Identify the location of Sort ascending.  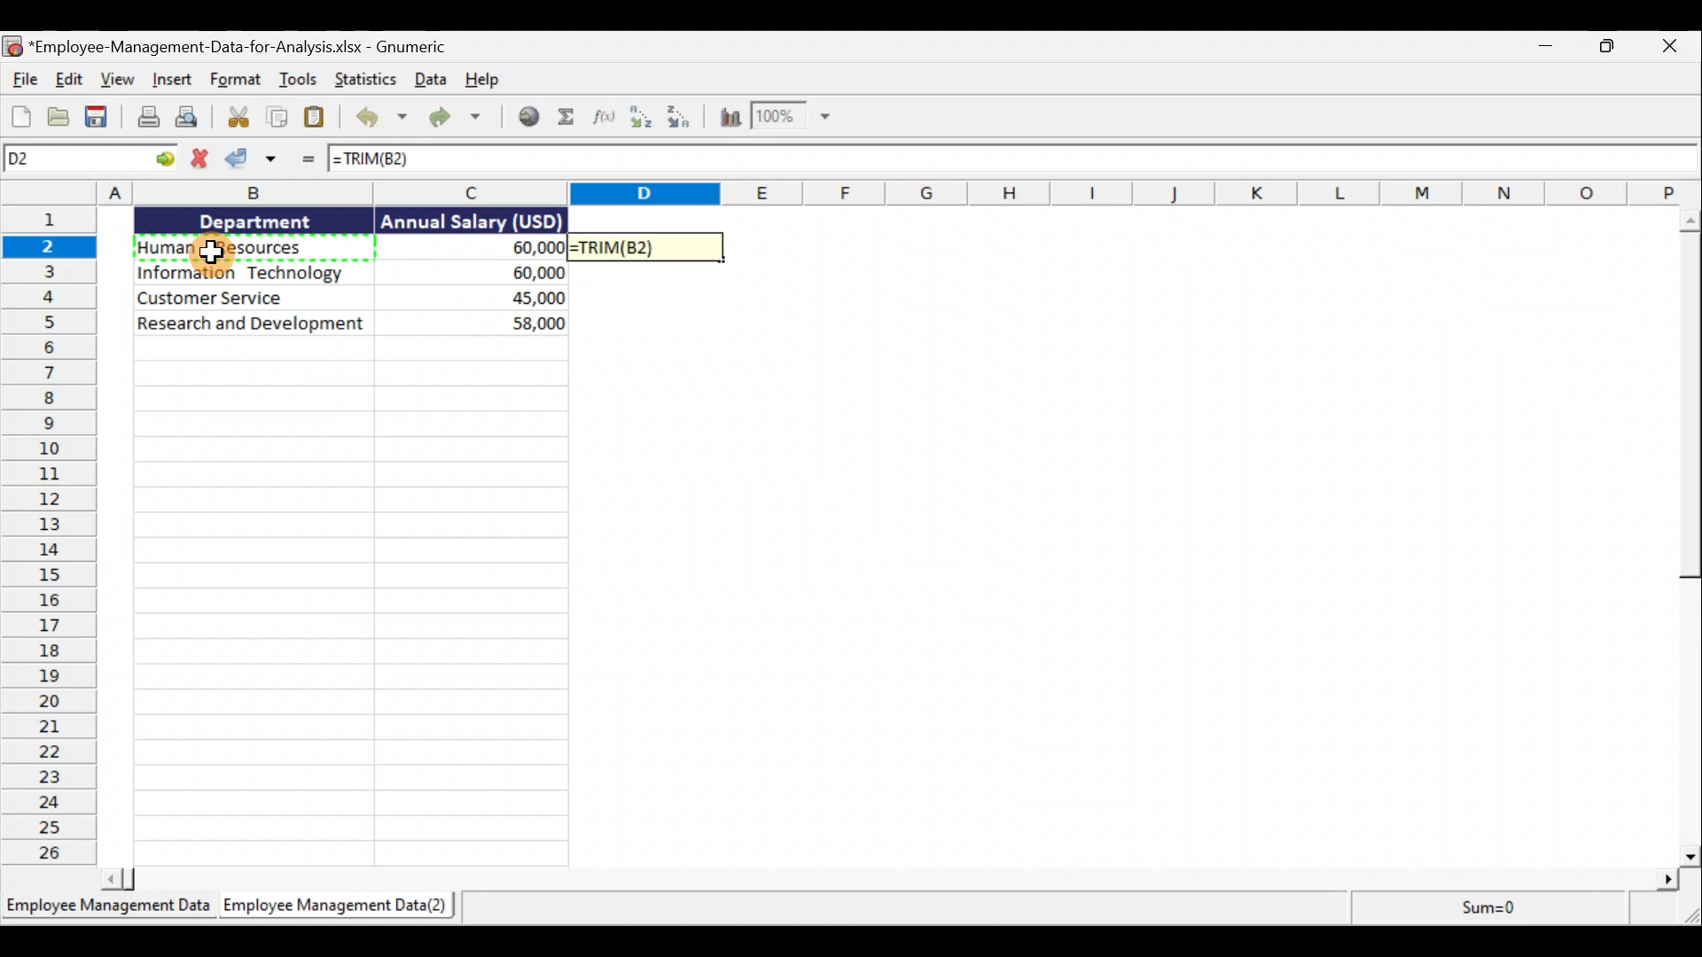
(642, 121).